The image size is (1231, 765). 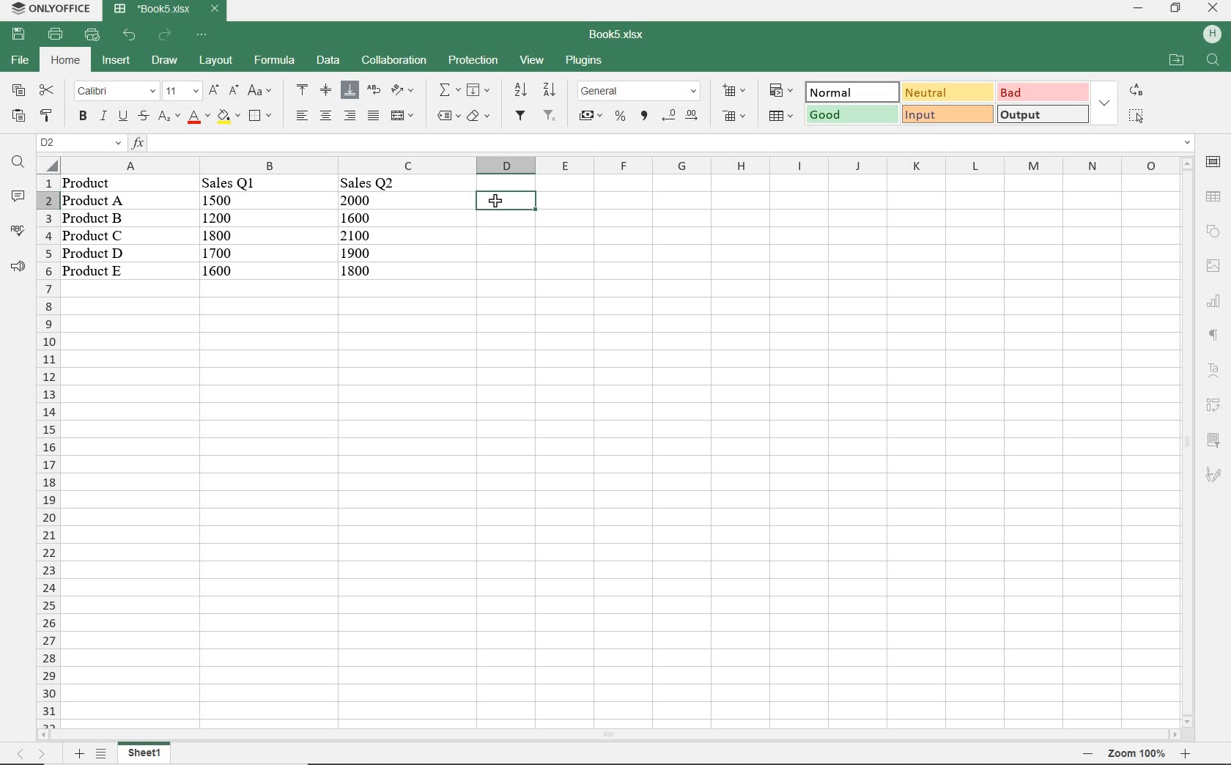 I want to click on clear, so click(x=479, y=117).